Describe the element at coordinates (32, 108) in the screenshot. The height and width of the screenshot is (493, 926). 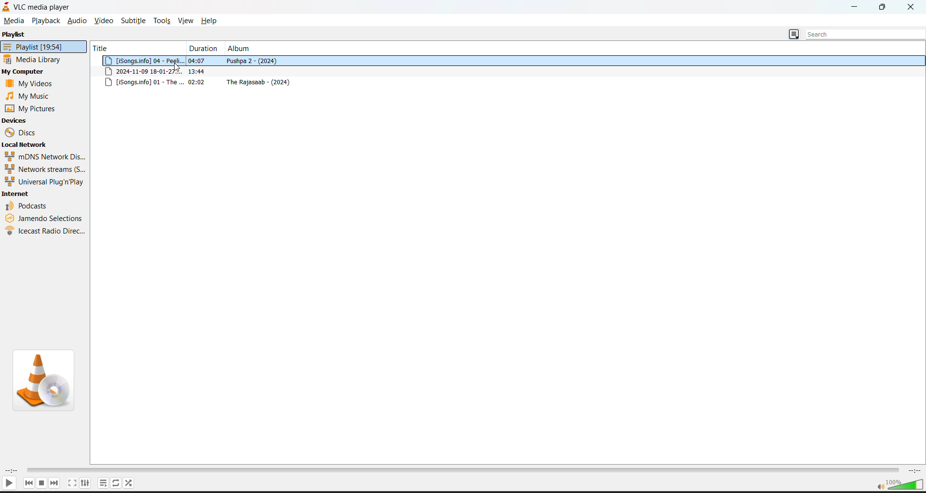
I see `pictures` at that location.